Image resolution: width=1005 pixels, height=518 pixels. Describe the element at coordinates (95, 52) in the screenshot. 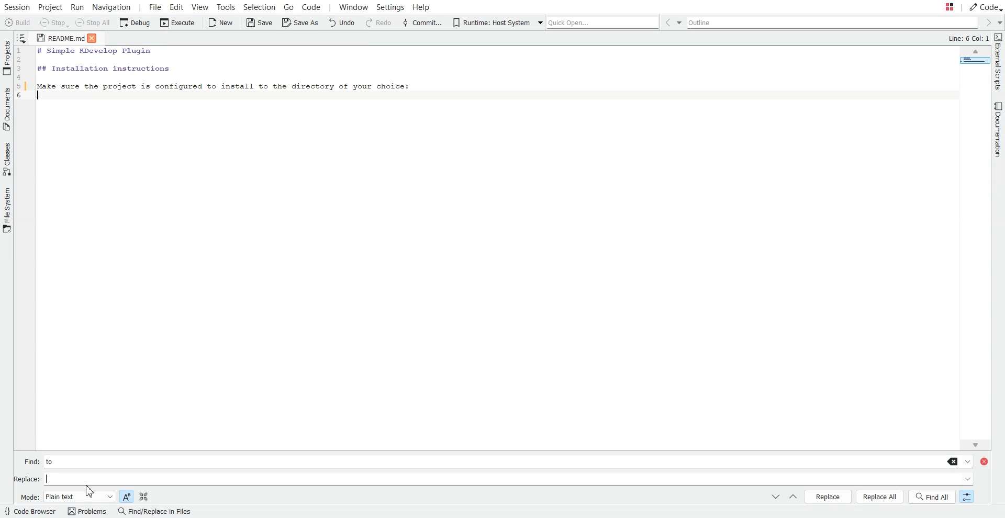

I see `# Simple KDevelop Plugin` at that location.